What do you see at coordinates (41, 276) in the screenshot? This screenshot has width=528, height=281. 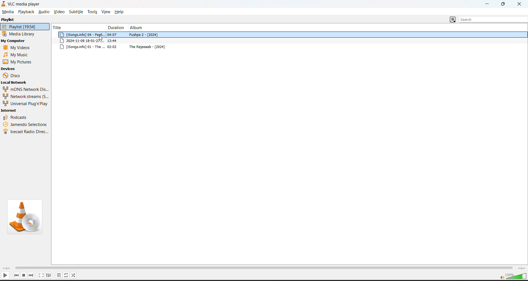 I see `toggle fullscreen` at bounding box center [41, 276].